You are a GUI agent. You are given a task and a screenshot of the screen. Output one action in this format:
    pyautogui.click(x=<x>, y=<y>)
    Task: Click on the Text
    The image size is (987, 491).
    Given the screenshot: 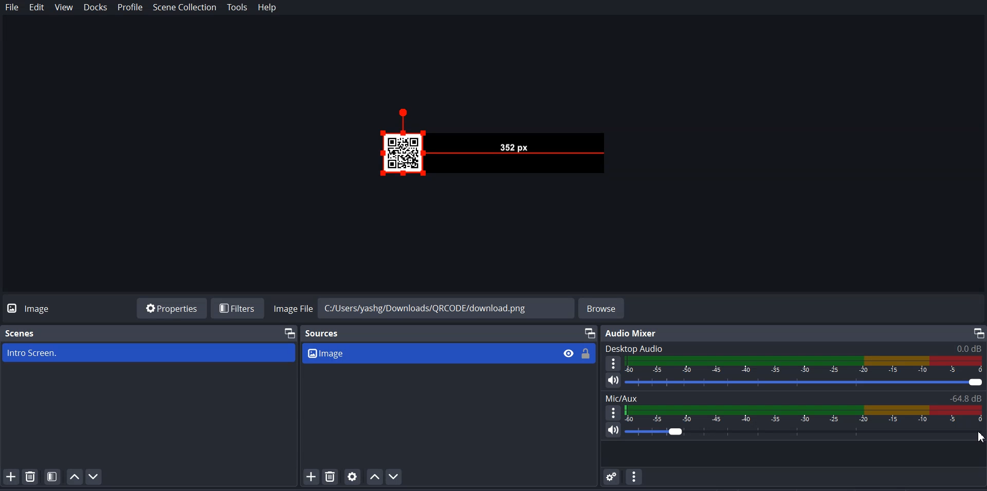 What is the action you would take?
    pyautogui.click(x=794, y=348)
    